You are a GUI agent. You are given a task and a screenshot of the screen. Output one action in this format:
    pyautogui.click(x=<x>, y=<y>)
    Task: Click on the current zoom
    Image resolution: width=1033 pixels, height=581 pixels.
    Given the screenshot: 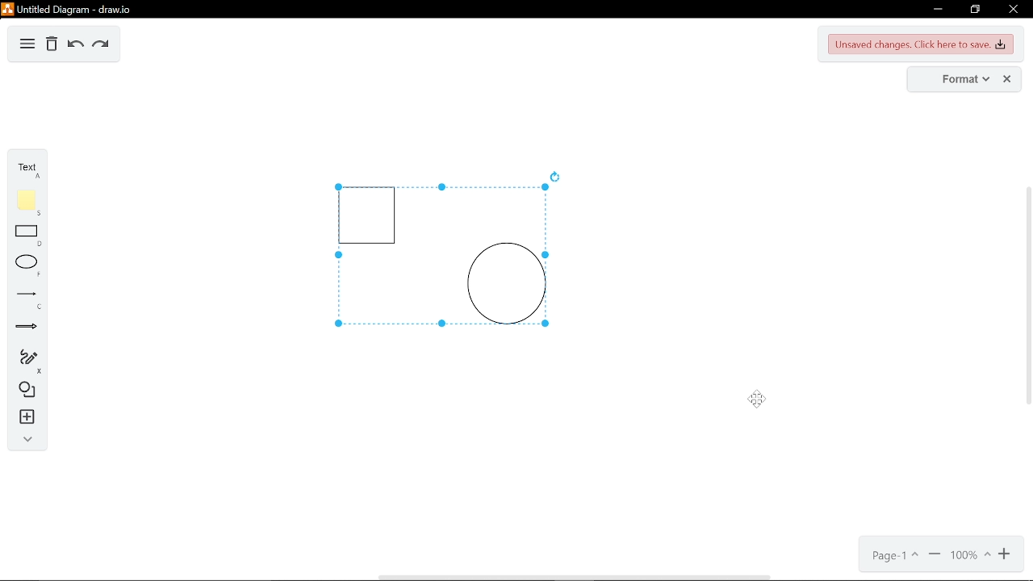 What is the action you would take?
    pyautogui.click(x=969, y=556)
    